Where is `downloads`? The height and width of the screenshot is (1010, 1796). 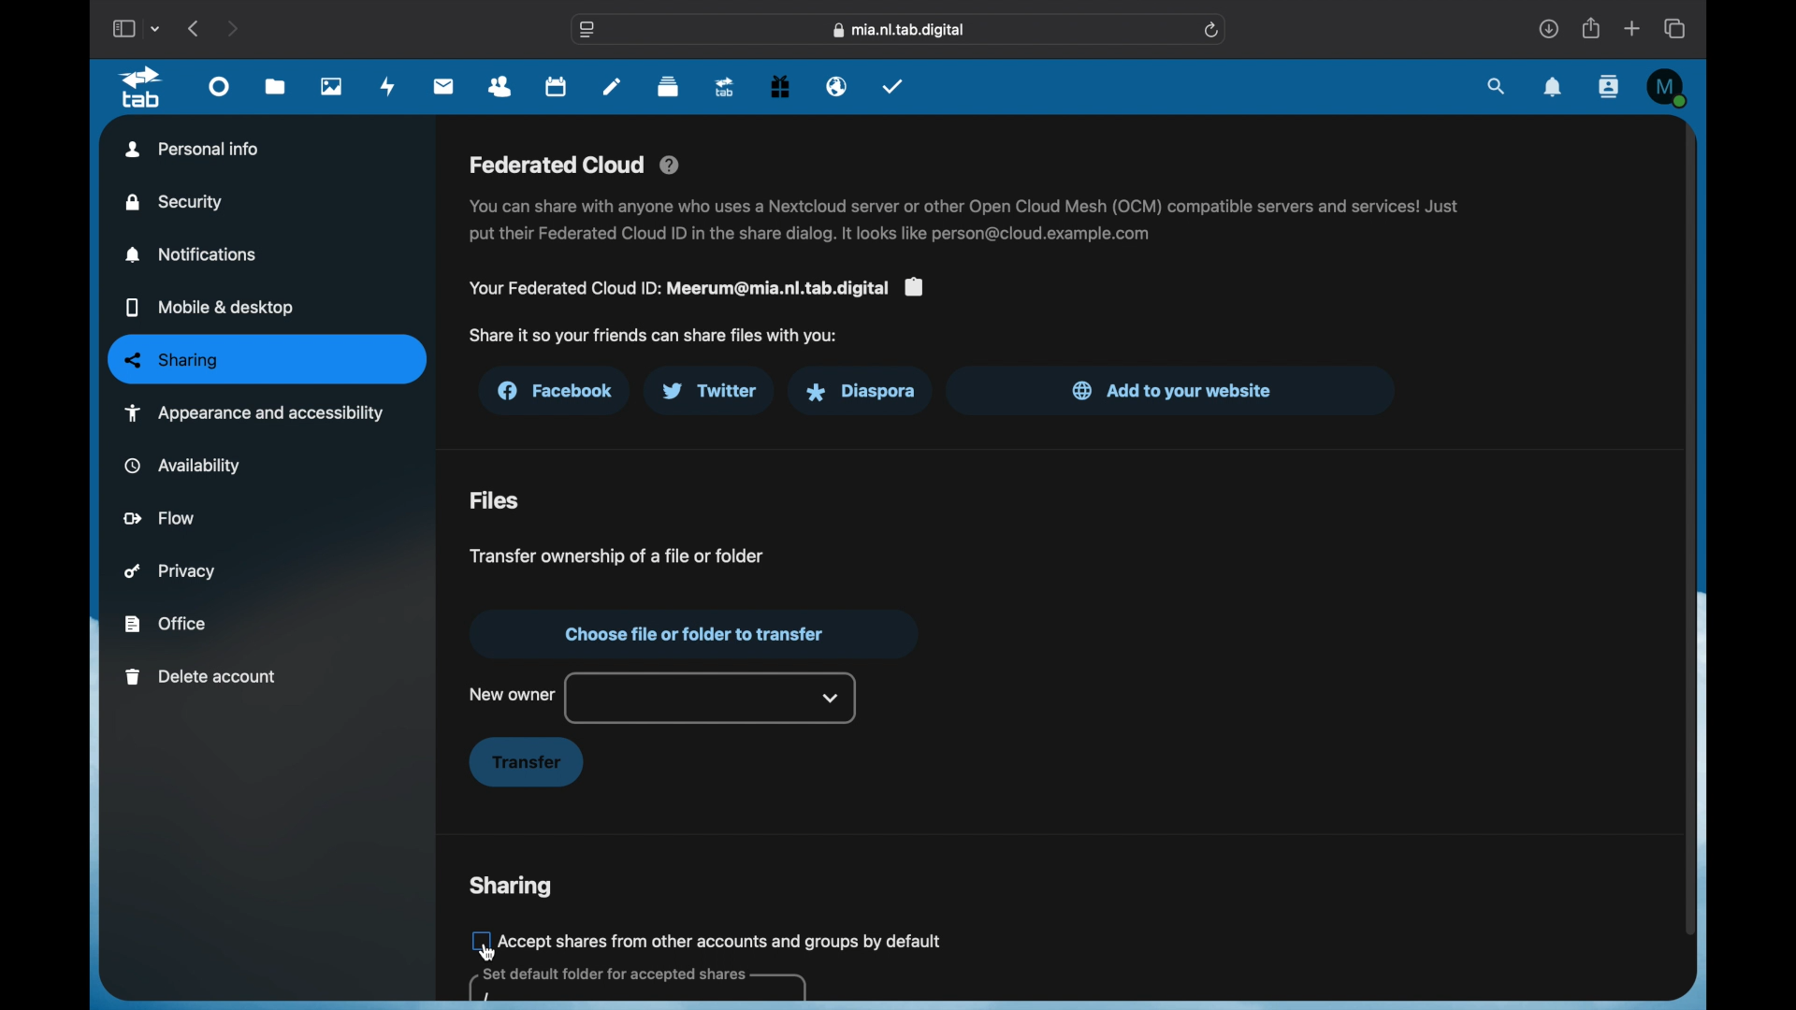
downloads is located at coordinates (1547, 28).